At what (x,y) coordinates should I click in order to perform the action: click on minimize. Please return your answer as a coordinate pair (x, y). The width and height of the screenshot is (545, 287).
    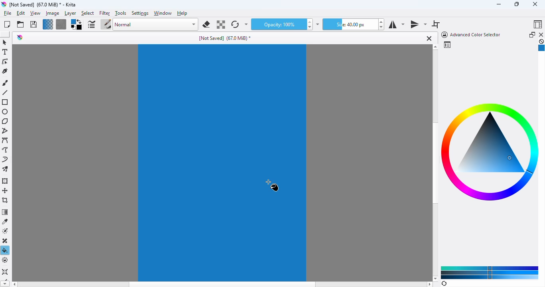
    Looking at the image, I should click on (499, 4).